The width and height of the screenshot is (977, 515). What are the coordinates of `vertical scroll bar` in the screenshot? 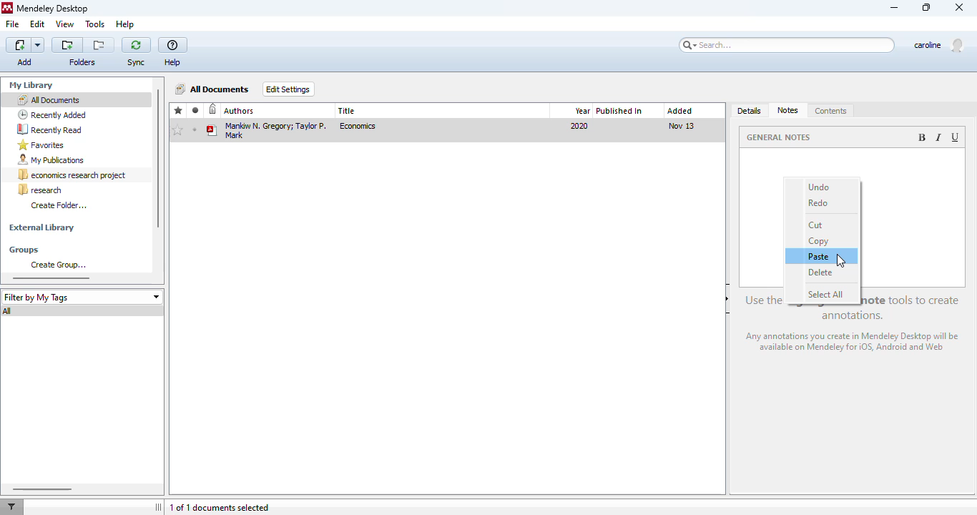 It's located at (157, 159).